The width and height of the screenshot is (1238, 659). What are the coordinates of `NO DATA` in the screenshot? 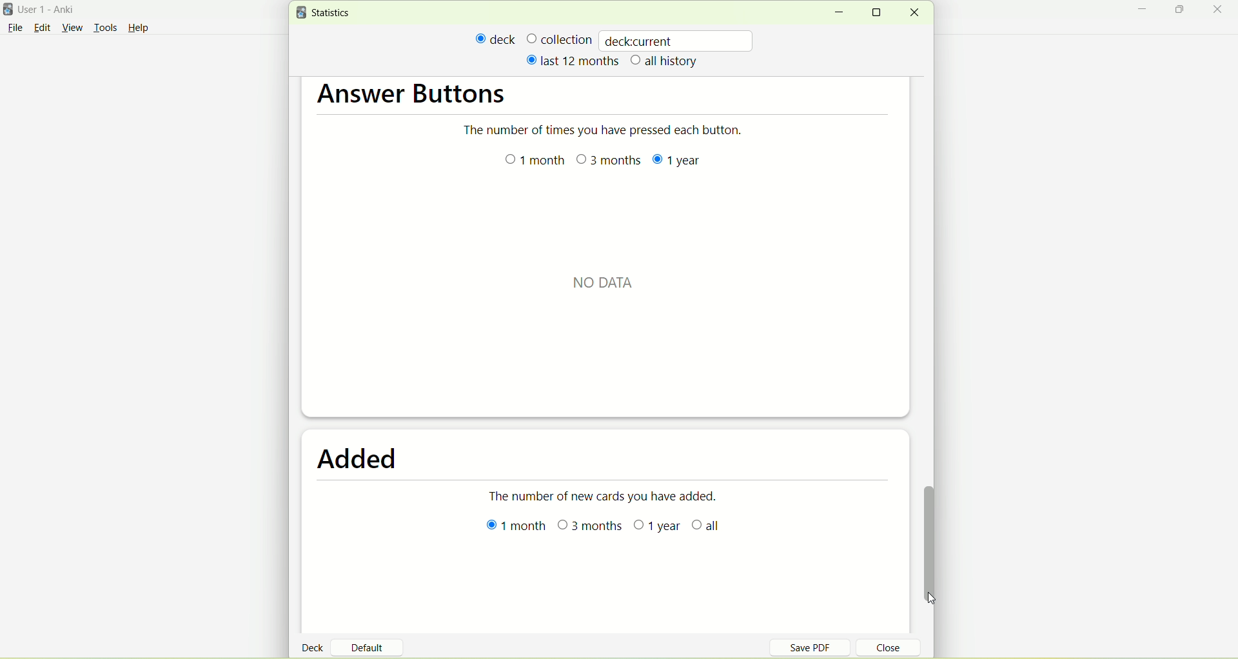 It's located at (605, 280).